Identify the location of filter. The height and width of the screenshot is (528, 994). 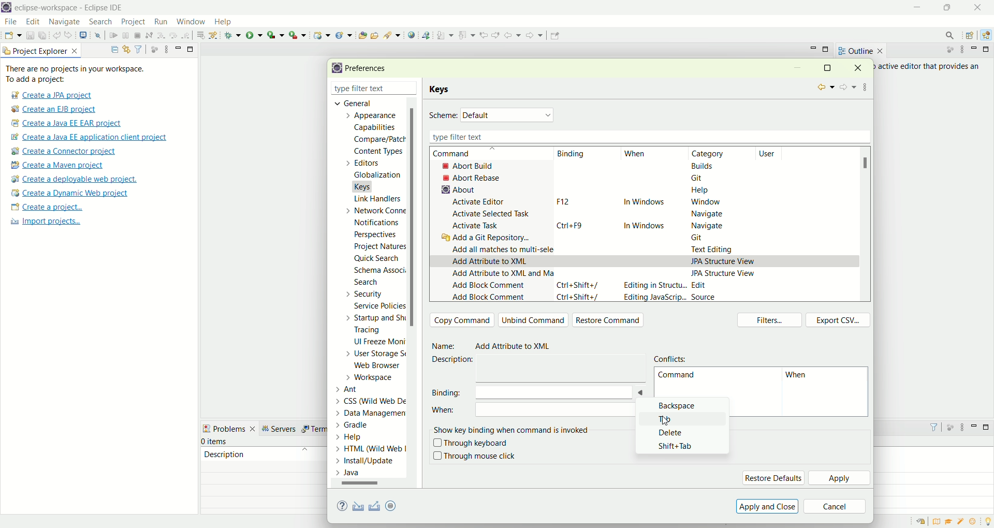
(138, 49).